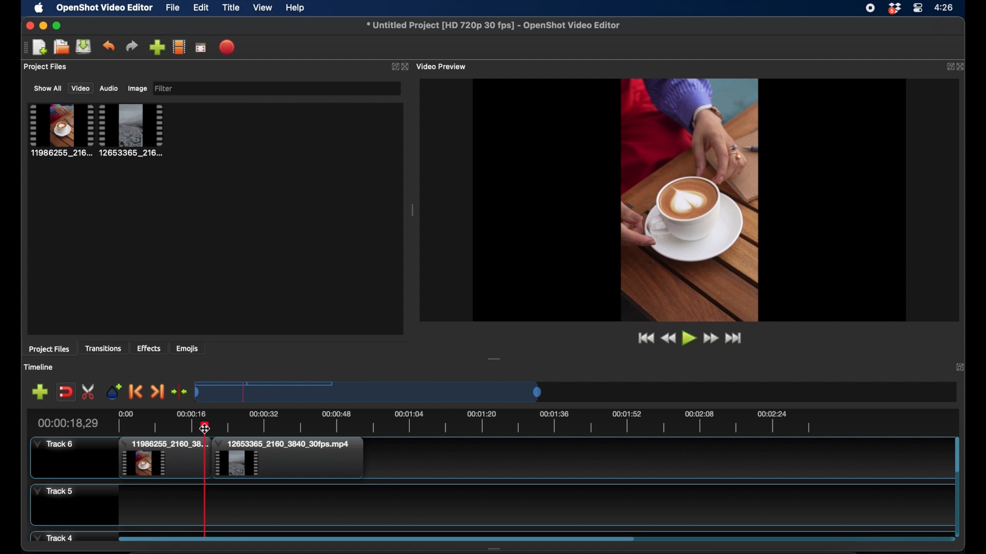  Describe the element at coordinates (227, 47) in the screenshot. I see `export video` at that location.